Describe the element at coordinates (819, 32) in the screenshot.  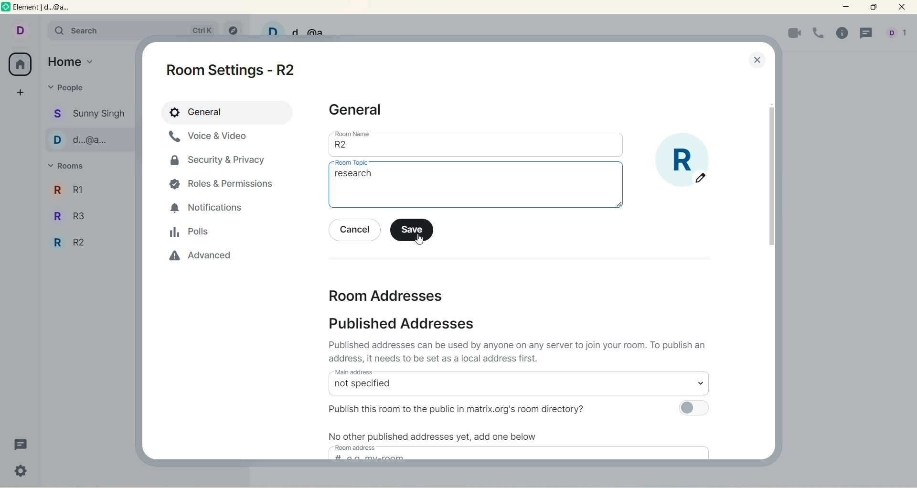
I see `voice call` at that location.